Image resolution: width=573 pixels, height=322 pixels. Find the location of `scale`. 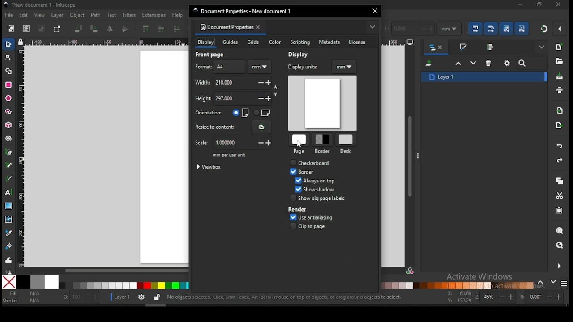

scale is located at coordinates (231, 143).